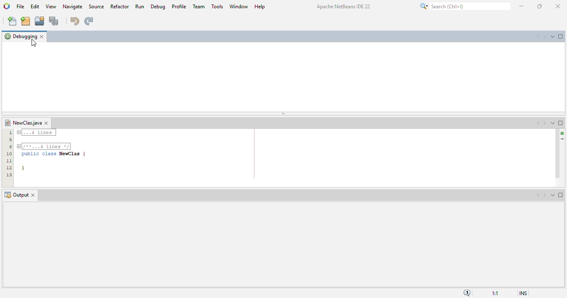  I want to click on show opened documents list, so click(552, 36).